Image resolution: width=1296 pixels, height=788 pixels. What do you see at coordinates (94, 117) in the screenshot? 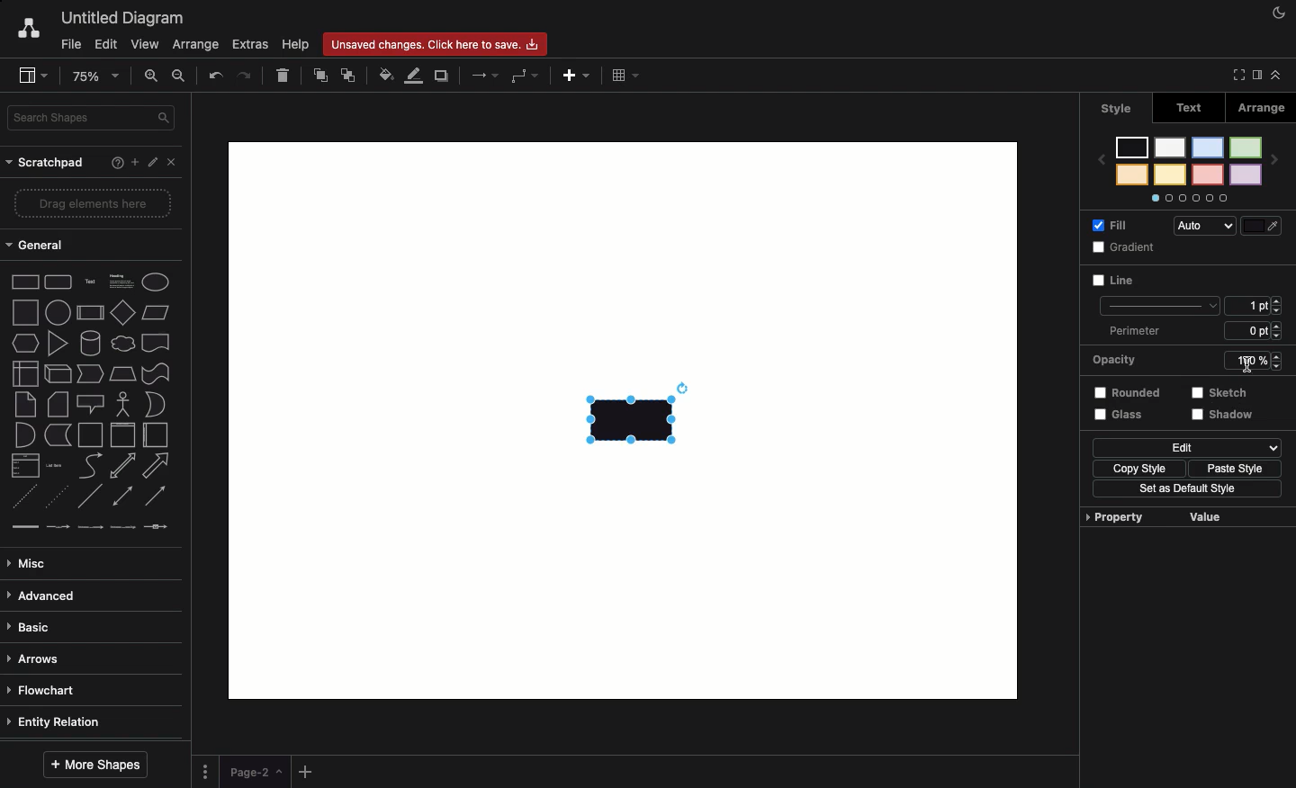
I see `Search in shapes` at bounding box center [94, 117].